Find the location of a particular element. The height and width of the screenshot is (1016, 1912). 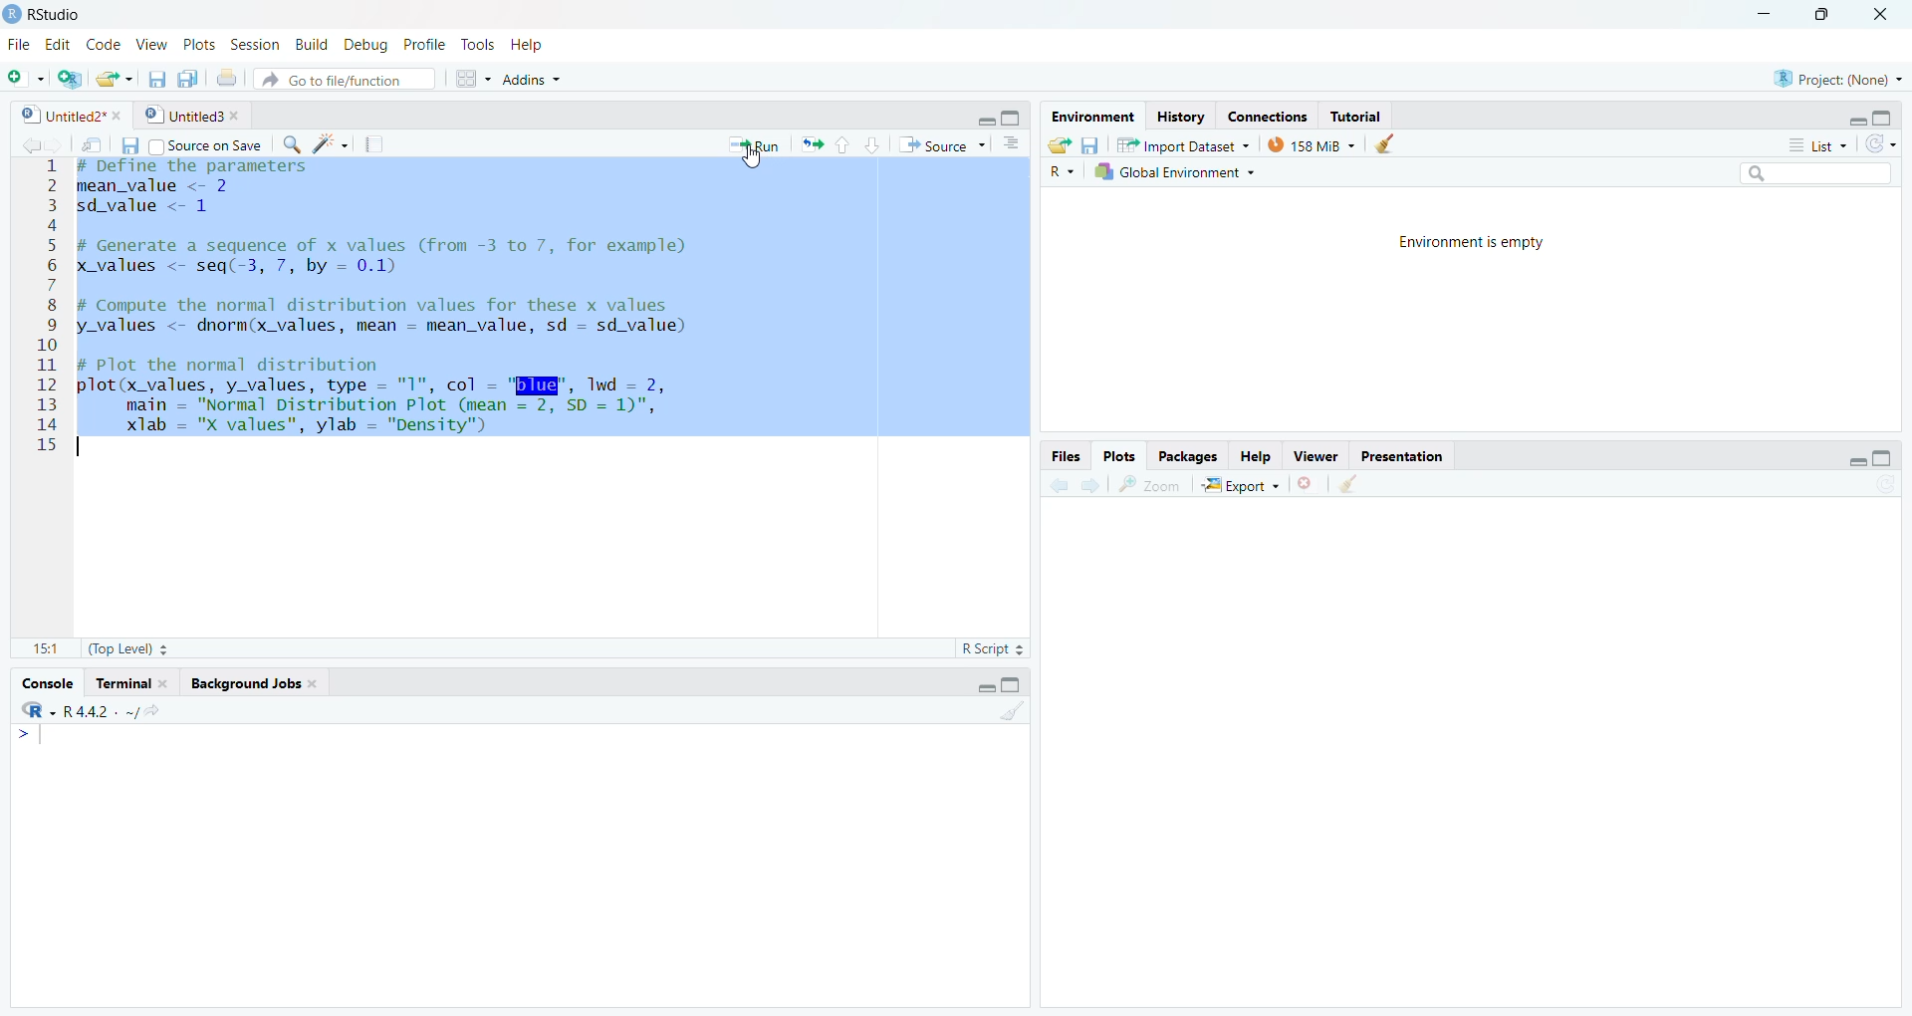

 Untitled2 is located at coordinates (65, 113).